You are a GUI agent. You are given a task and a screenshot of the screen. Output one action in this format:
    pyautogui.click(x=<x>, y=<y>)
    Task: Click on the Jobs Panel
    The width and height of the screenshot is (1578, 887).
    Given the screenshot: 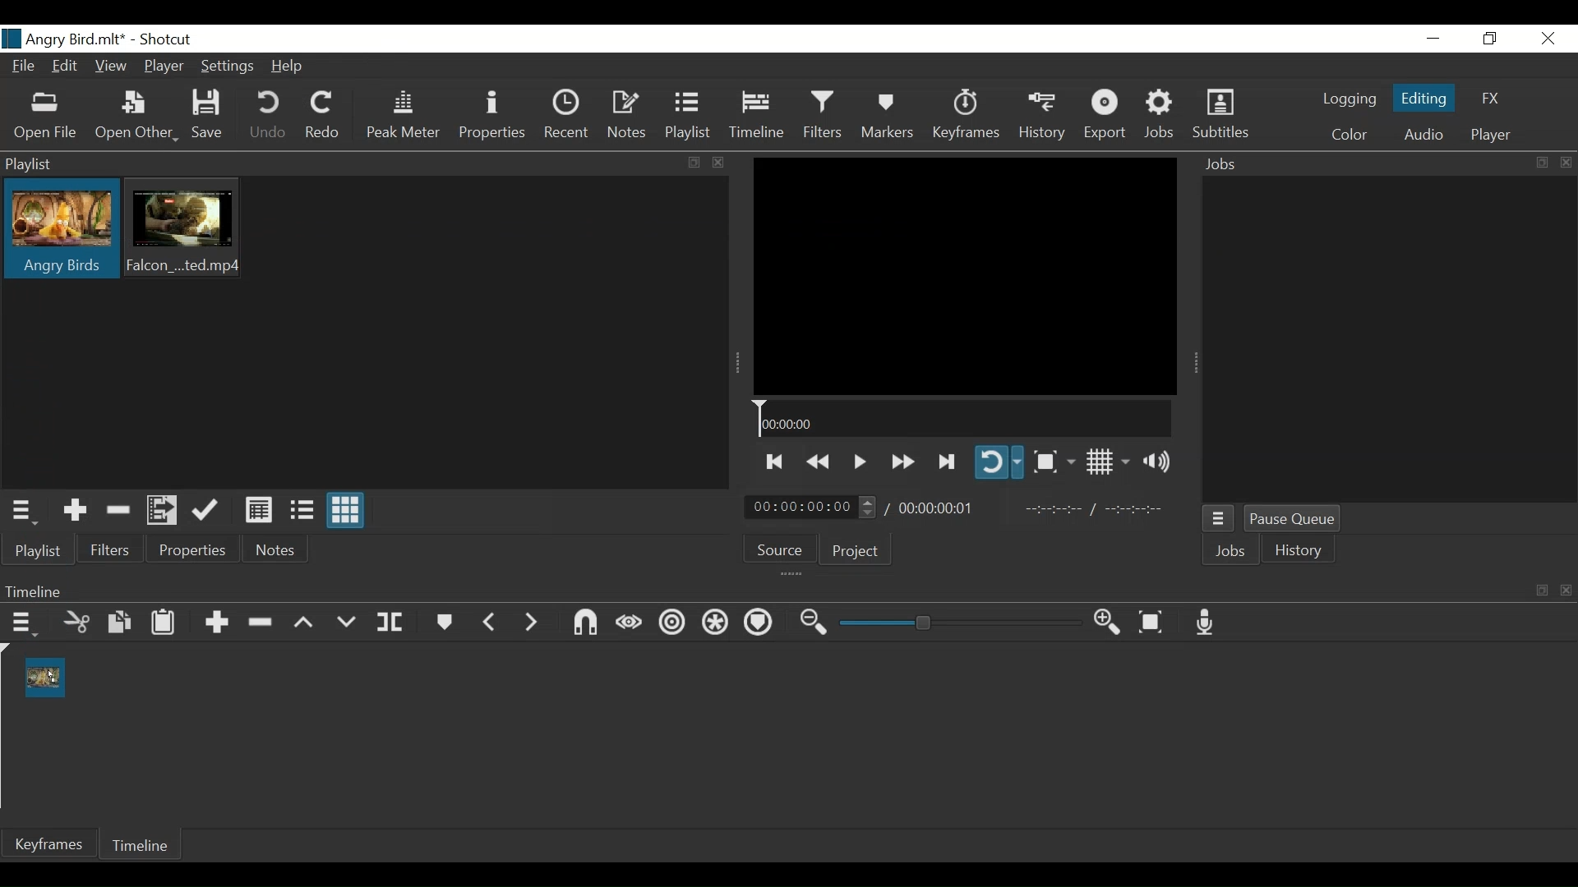 What is the action you would take?
    pyautogui.click(x=1384, y=163)
    